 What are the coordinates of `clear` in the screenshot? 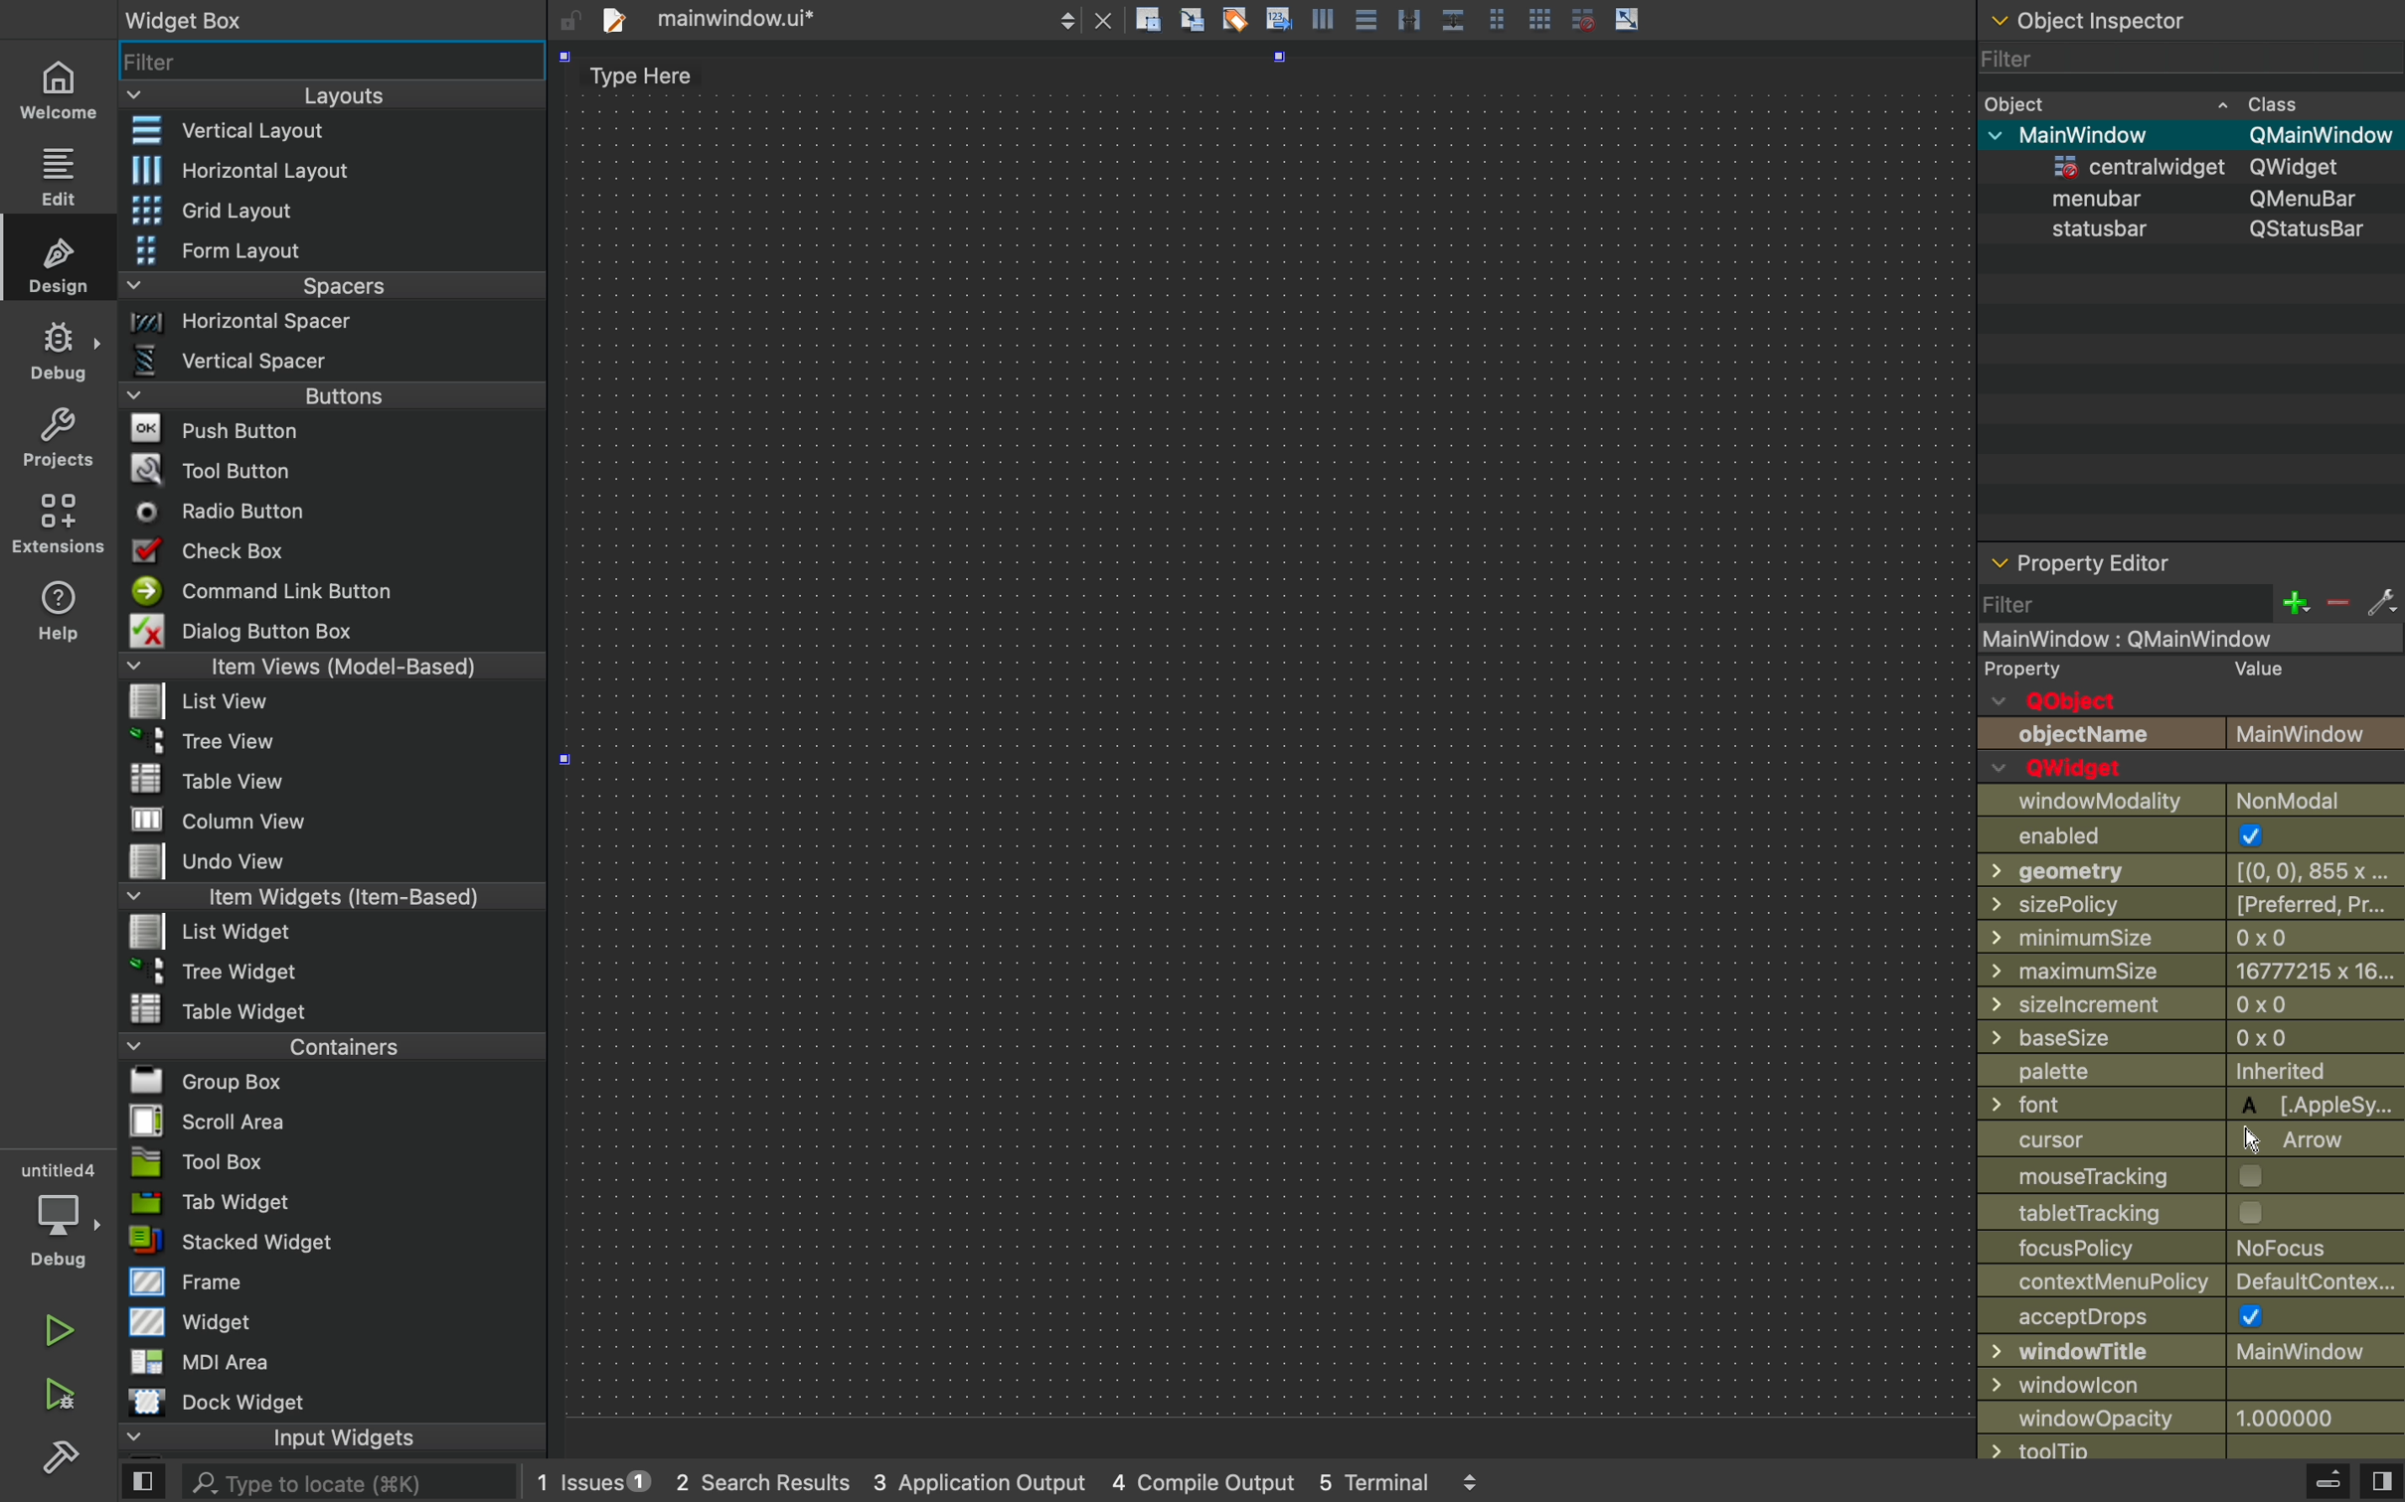 It's located at (1235, 19).